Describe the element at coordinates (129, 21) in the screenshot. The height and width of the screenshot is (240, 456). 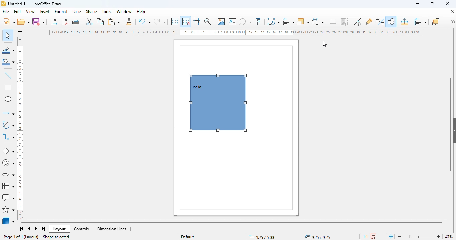
I see `clone formatting` at that location.